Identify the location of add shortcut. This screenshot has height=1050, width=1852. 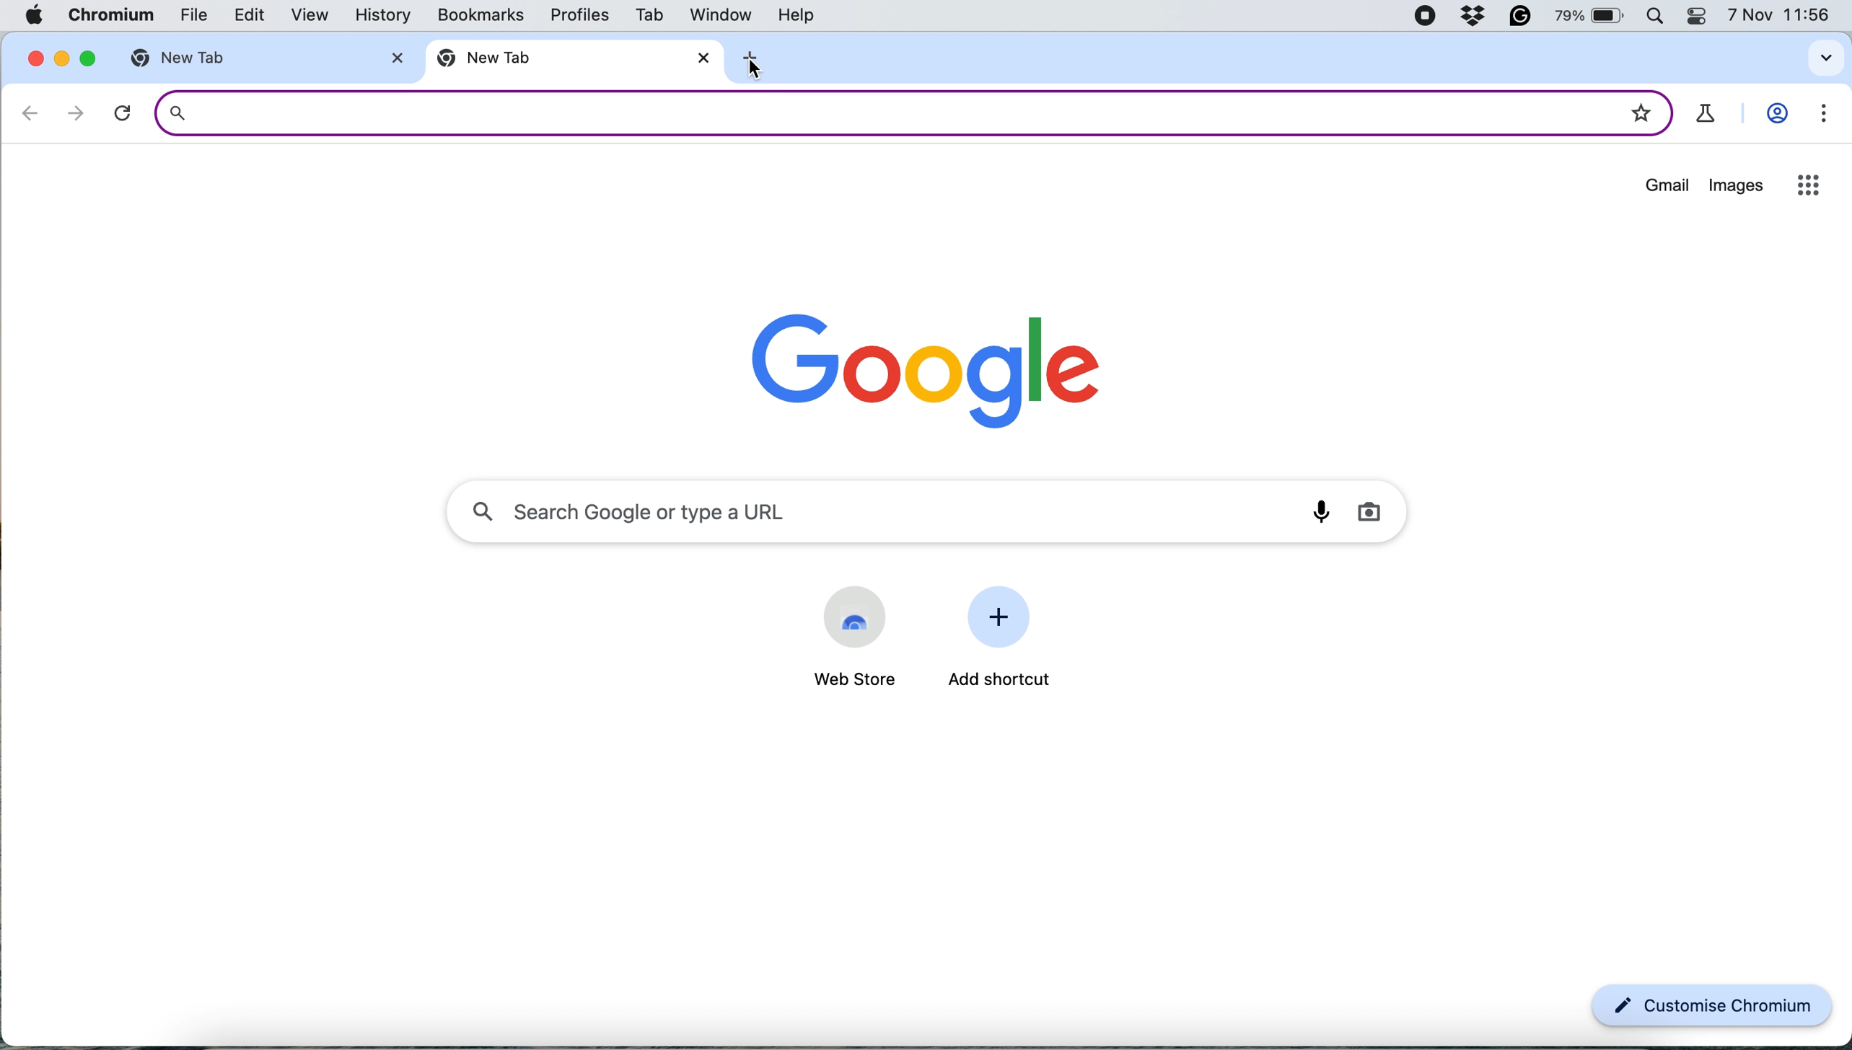
(1004, 619).